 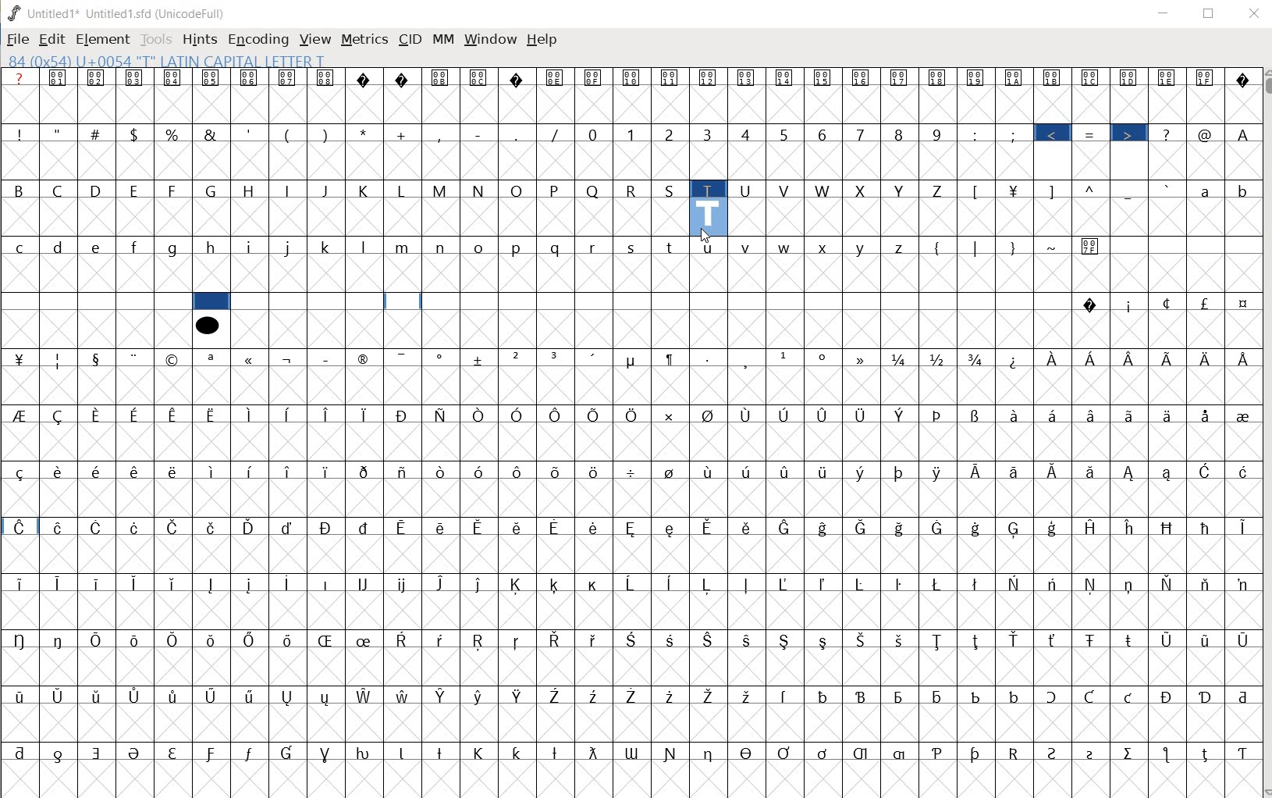 What do you see at coordinates (1206, 303) in the screenshot?
I see `Symbol` at bounding box center [1206, 303].